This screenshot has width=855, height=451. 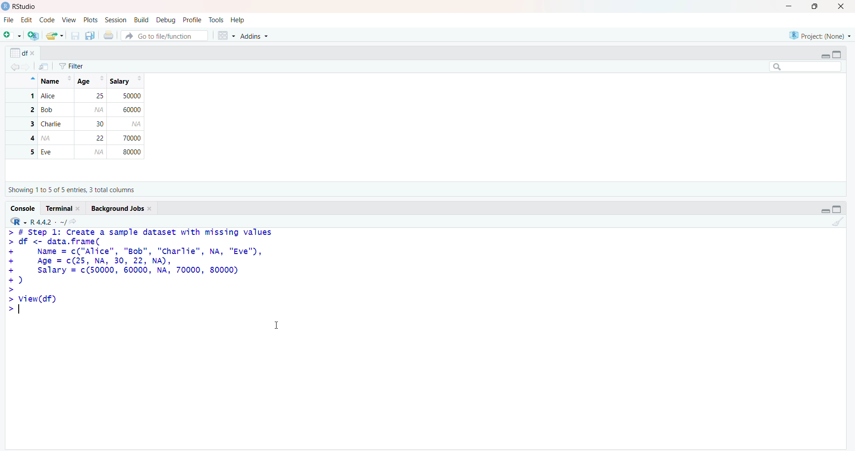 What do you see at coordinates (806, 67) in the screenshot?
I see `Search bar` at bounding box center [806, 67].